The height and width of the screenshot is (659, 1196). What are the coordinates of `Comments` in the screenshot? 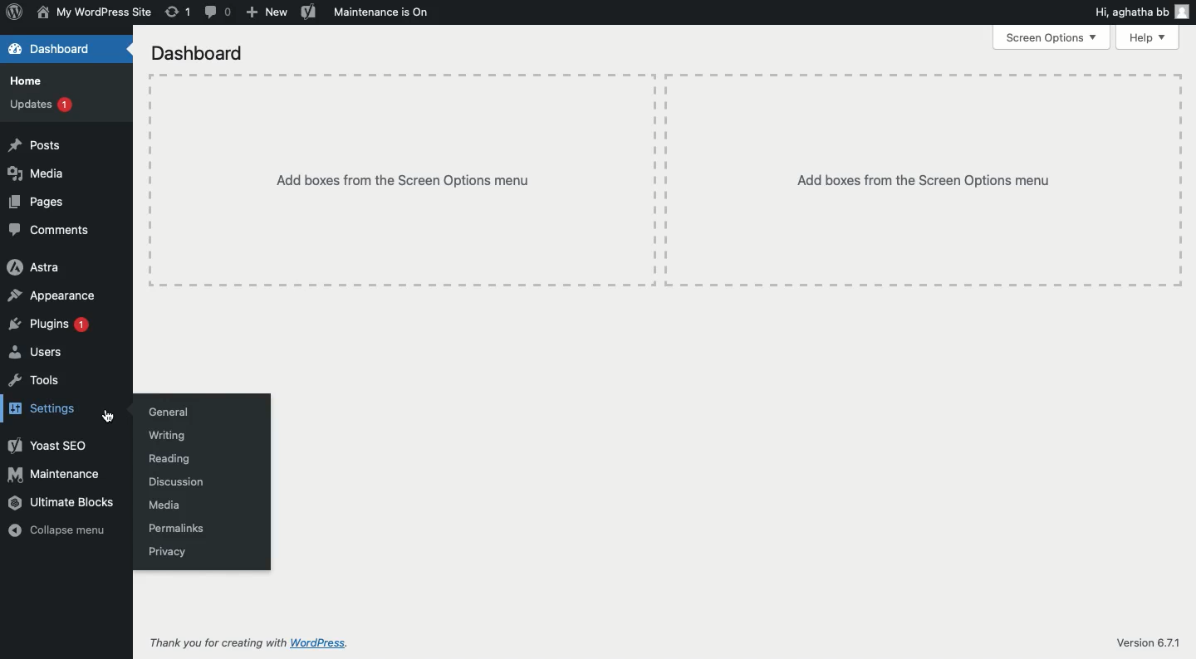 It's located at (50, 230).